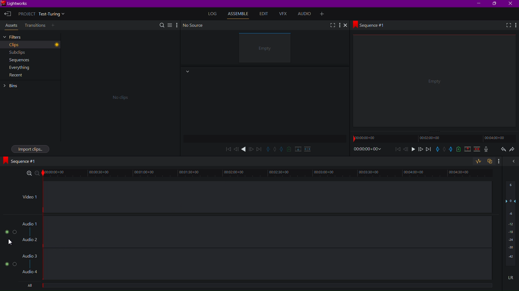 The image size is (519, 291). What do you see at coordinates (29, 198) in the screenshot?
I see `Video 1` at bounding box center [29, 198].